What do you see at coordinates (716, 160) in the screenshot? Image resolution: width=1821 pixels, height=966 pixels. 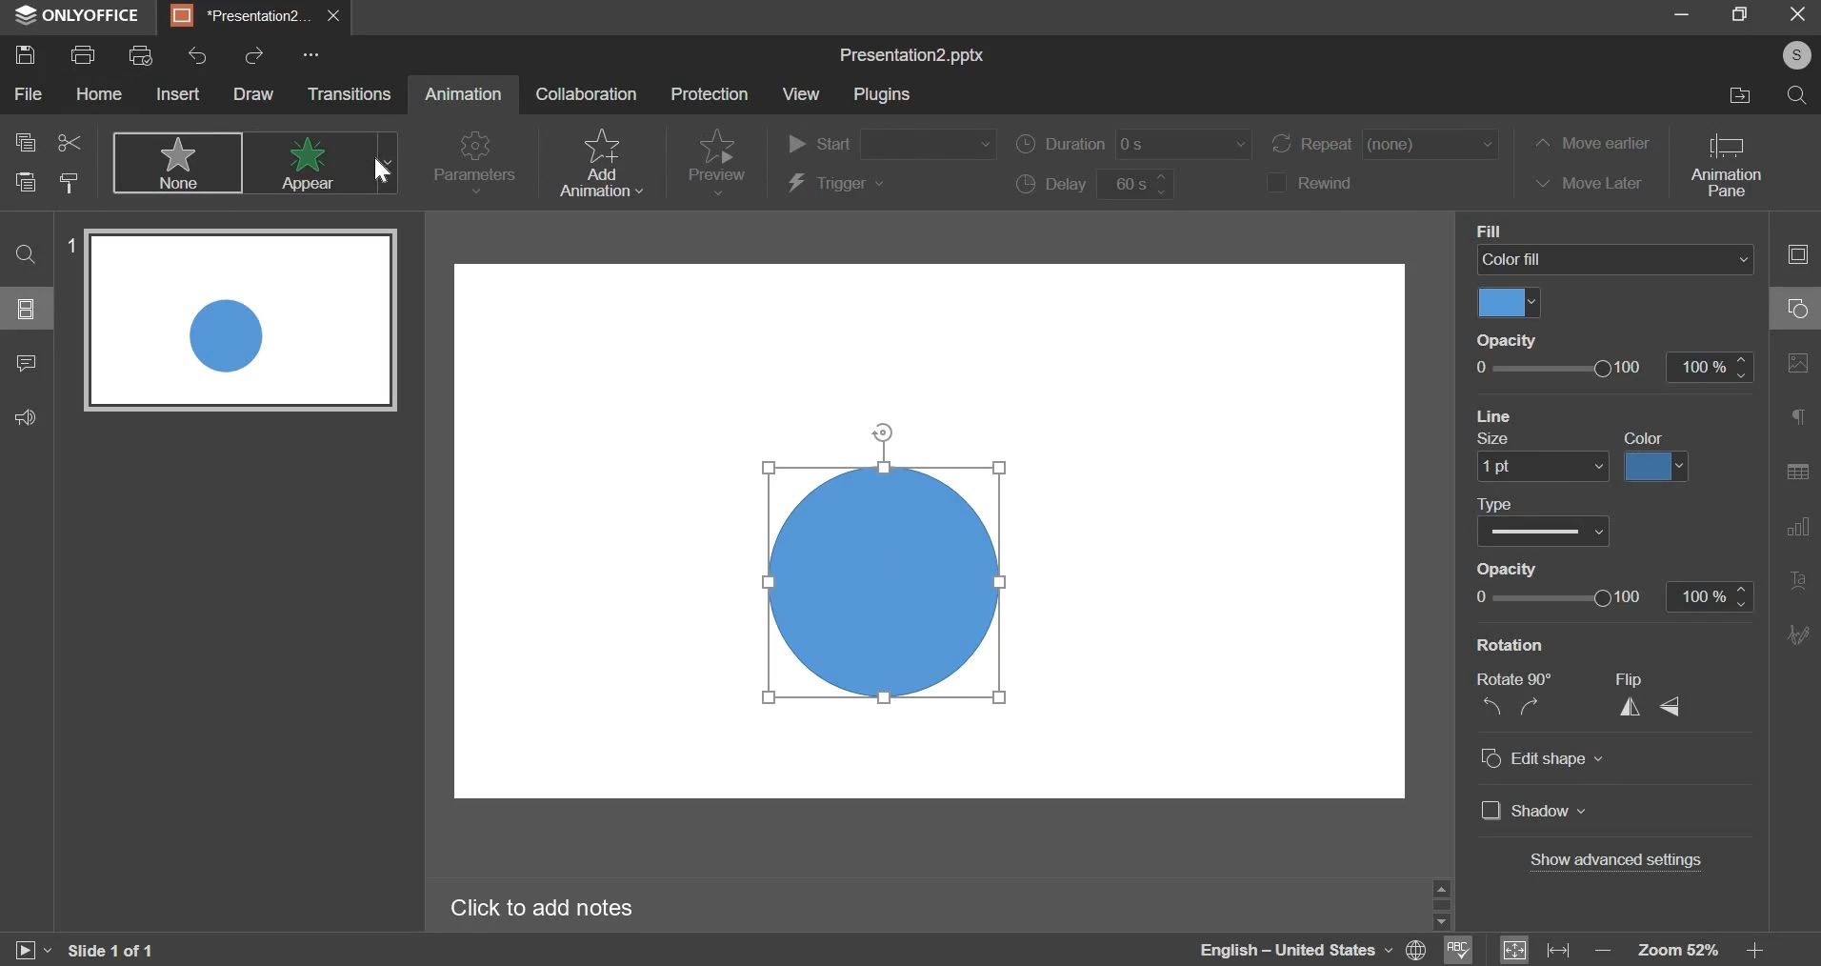 I see `preview` at bounding box center [716, 160].